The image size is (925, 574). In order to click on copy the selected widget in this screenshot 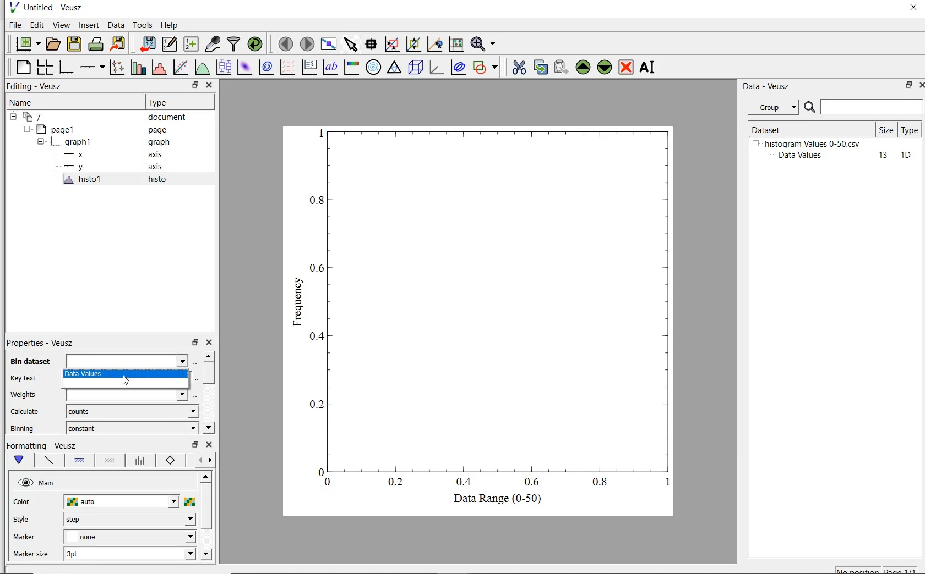, I will do `click(540, 69)`.